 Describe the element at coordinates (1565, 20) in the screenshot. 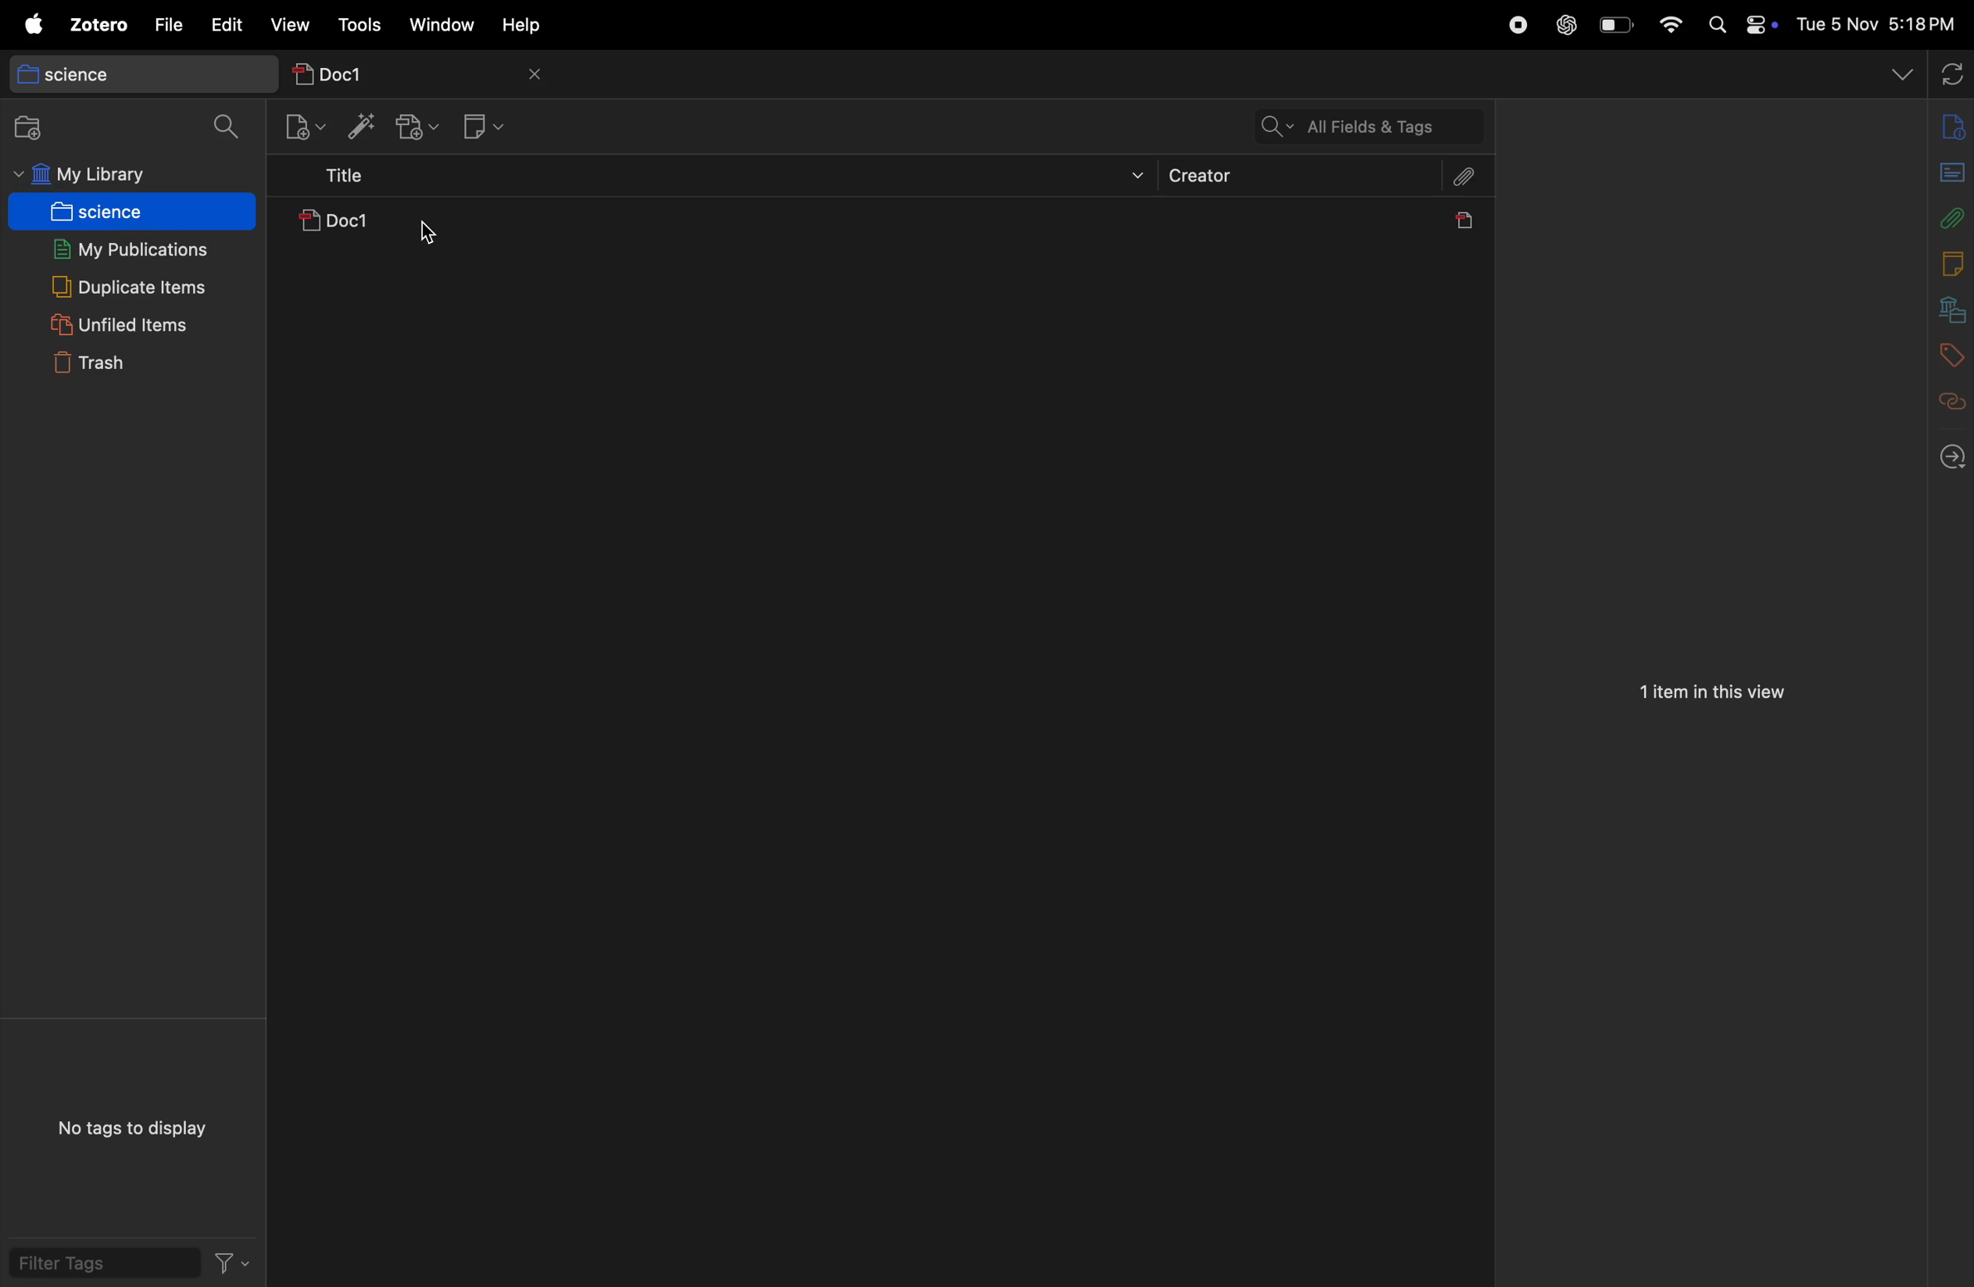

I see `chatgpt` at that location.